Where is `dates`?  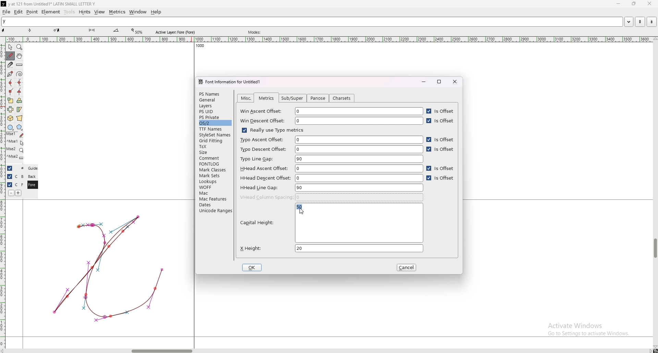 dates is located at coordinates (215, 205).